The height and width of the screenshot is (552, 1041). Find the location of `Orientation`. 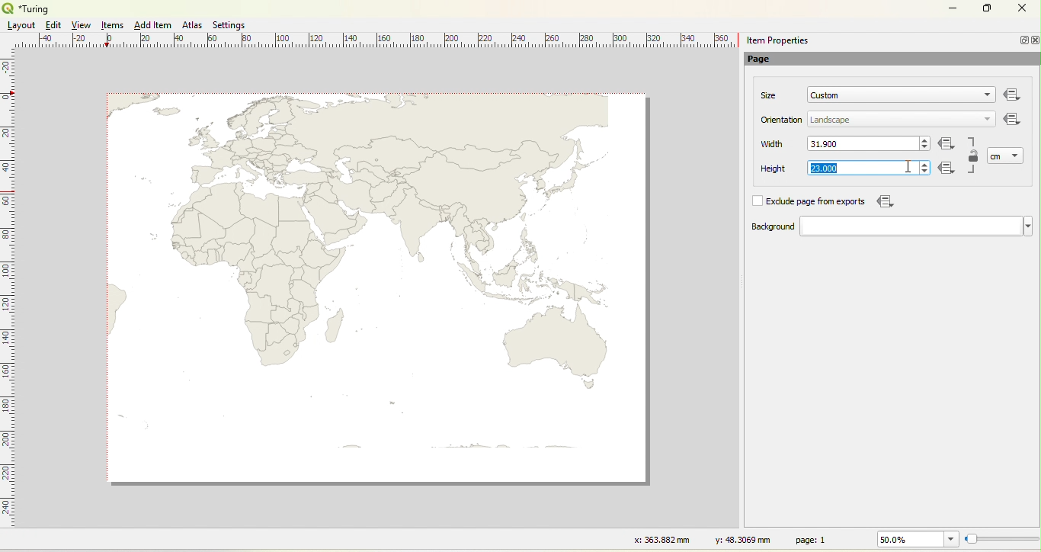

Orientation is located at coordinates (783, 120).